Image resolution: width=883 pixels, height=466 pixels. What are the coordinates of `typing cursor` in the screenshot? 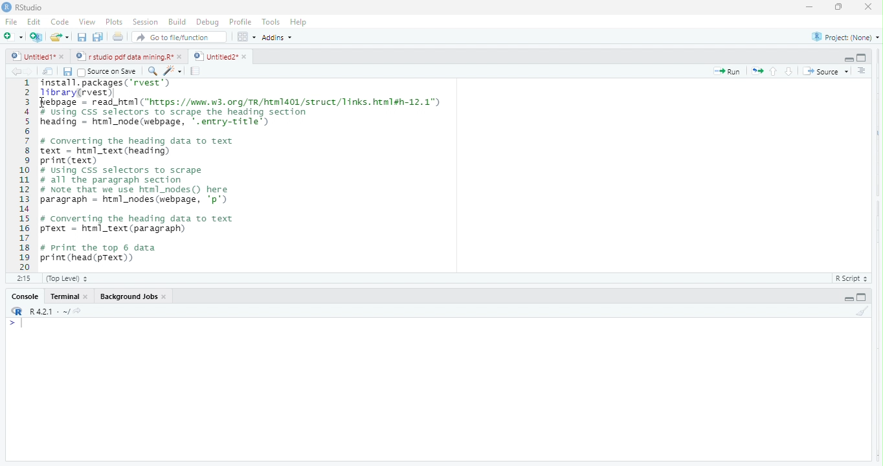 It's located at (19, 324).